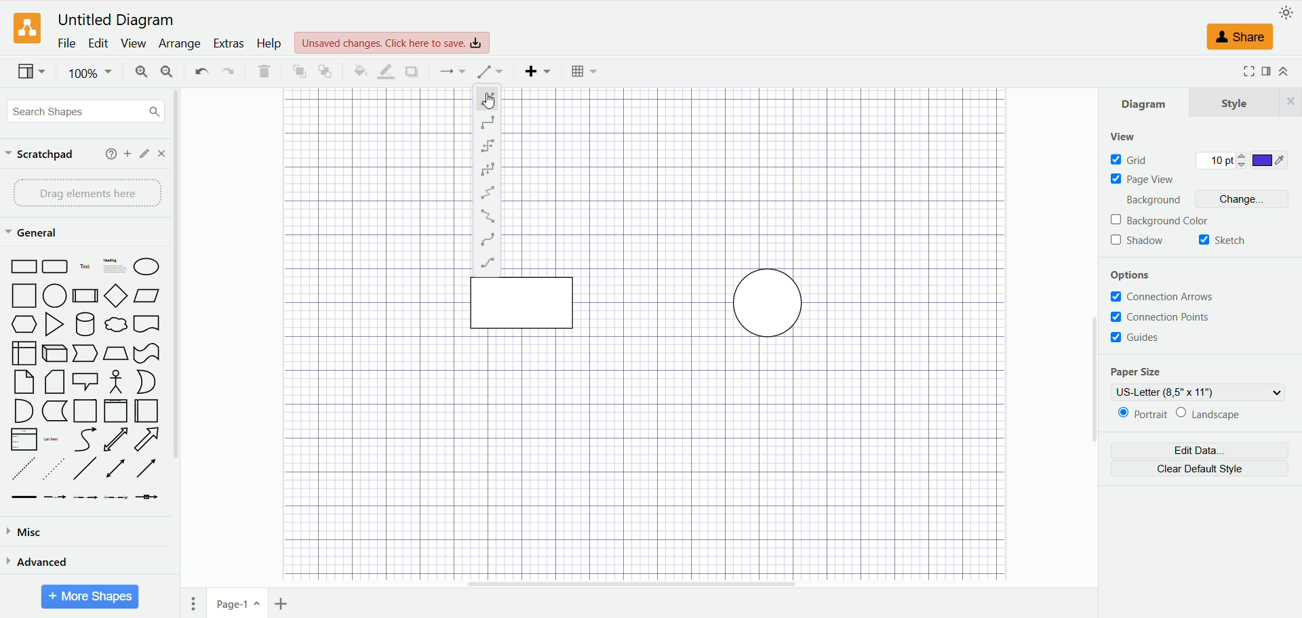  Describe the element at coordinates (24, 325) in the screenshot. I see `Hexagon` at that location.